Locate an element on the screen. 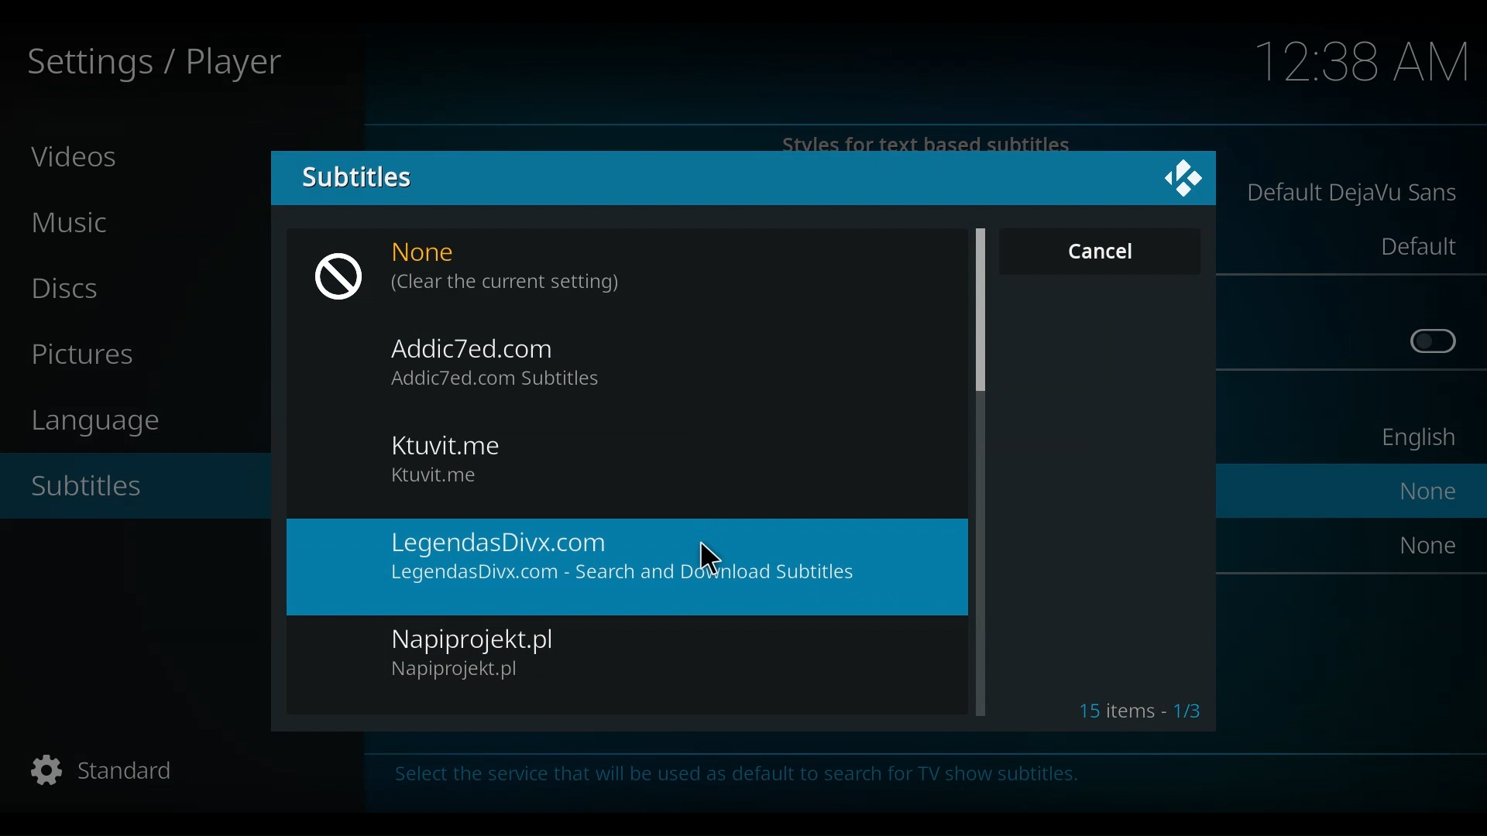 This screenshot has height=836, width=1487. Discs is located at coordinates (73, 289).